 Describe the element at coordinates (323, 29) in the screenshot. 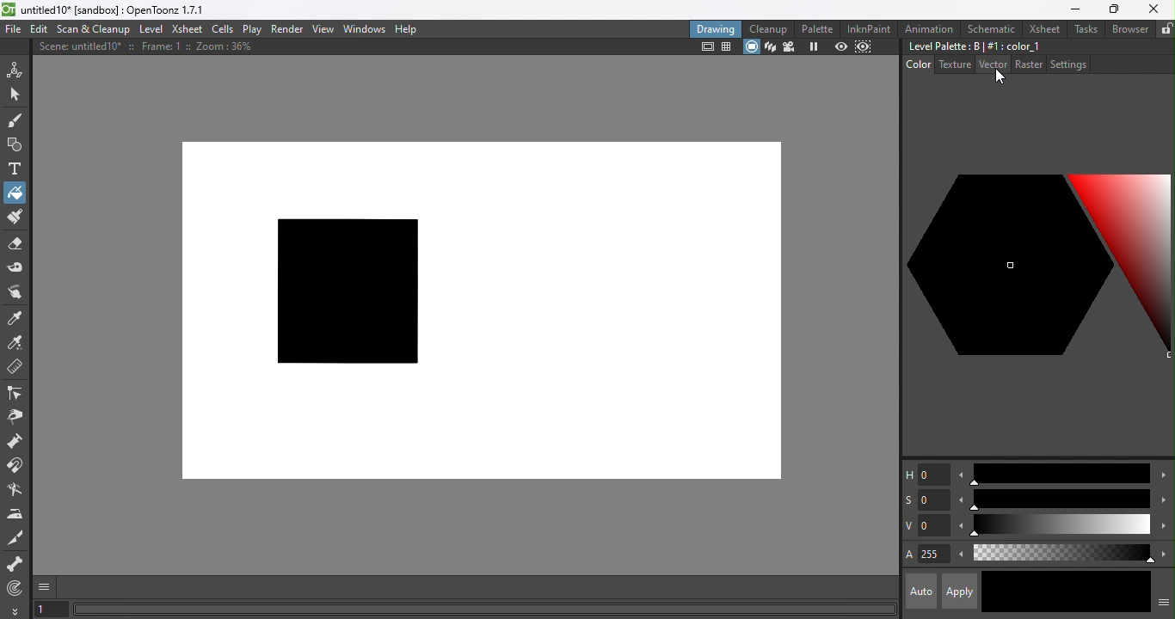

I see `View` at that location.